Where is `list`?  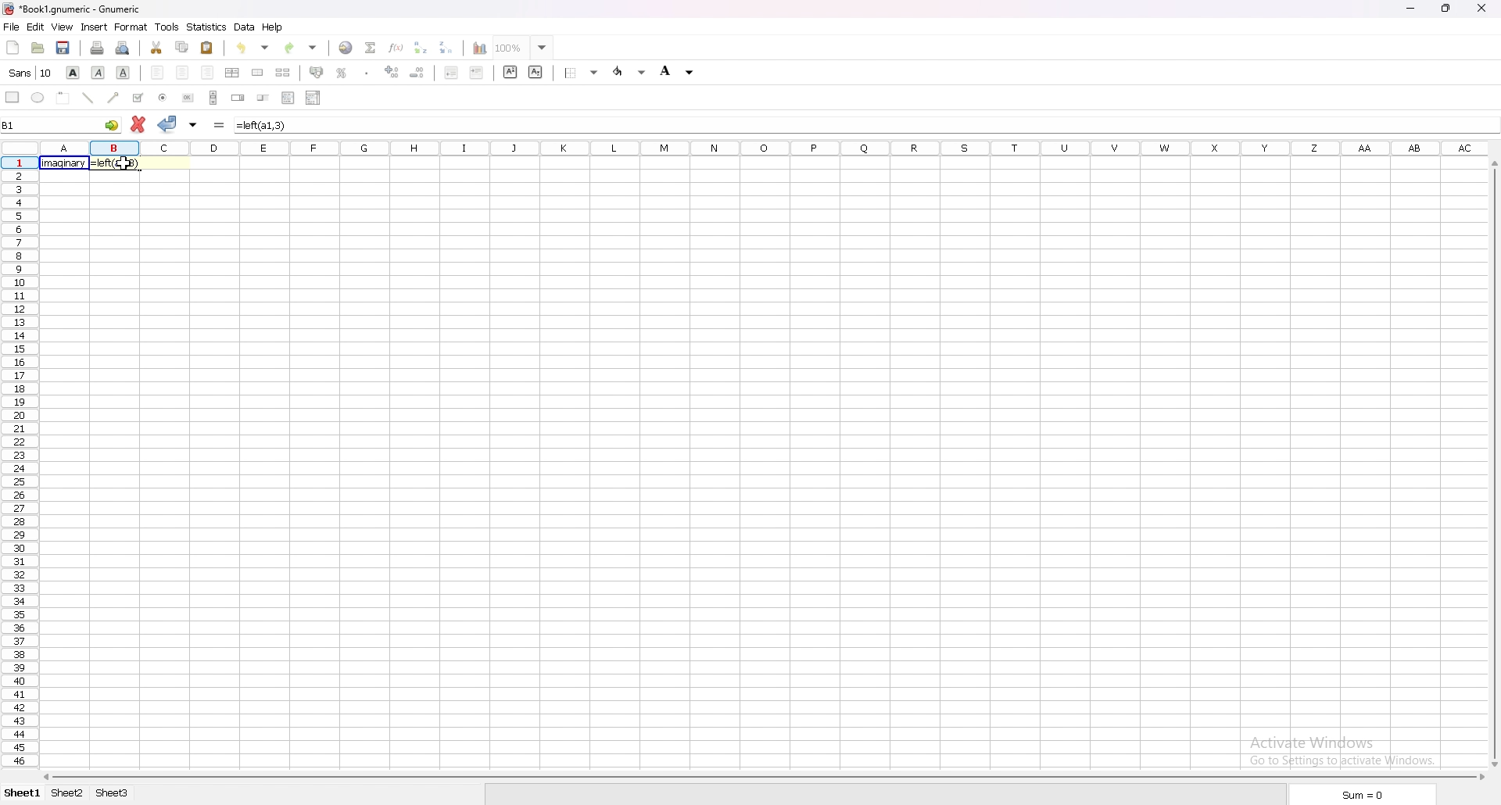
list is located at coordinates (288, 98).